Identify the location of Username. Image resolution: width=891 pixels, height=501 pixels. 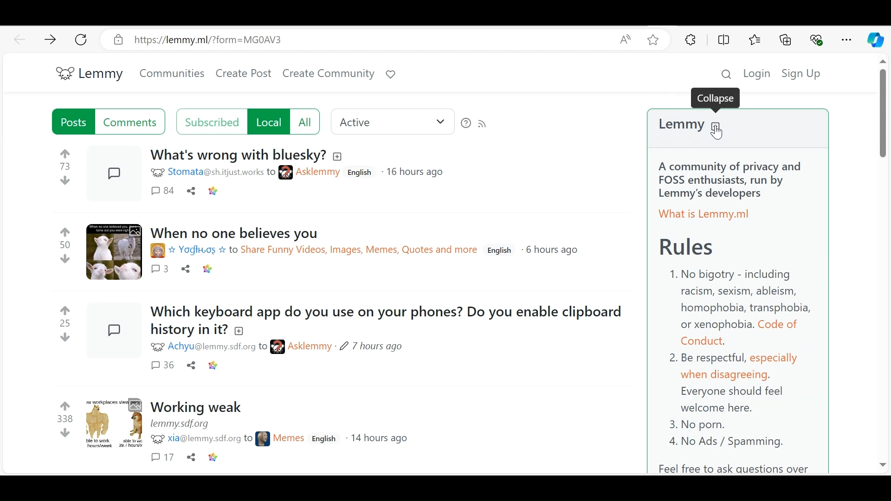
(289, 437).